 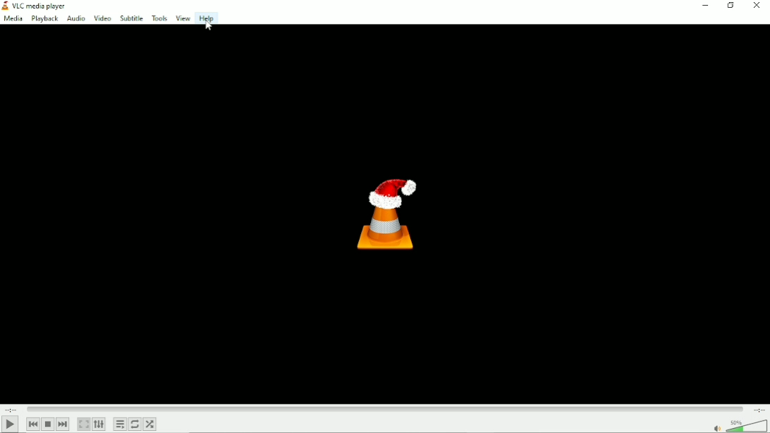 What do you see at coordinates (99, 424) in the screenshot?
I see `Show extended settings` at bounding box center [99, 424].